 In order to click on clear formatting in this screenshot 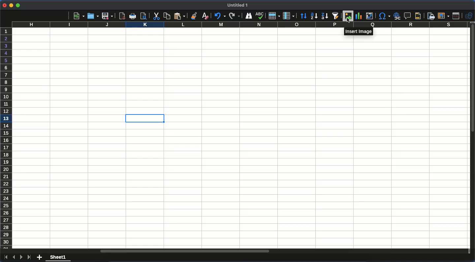, I will do `click(204, 16)`.